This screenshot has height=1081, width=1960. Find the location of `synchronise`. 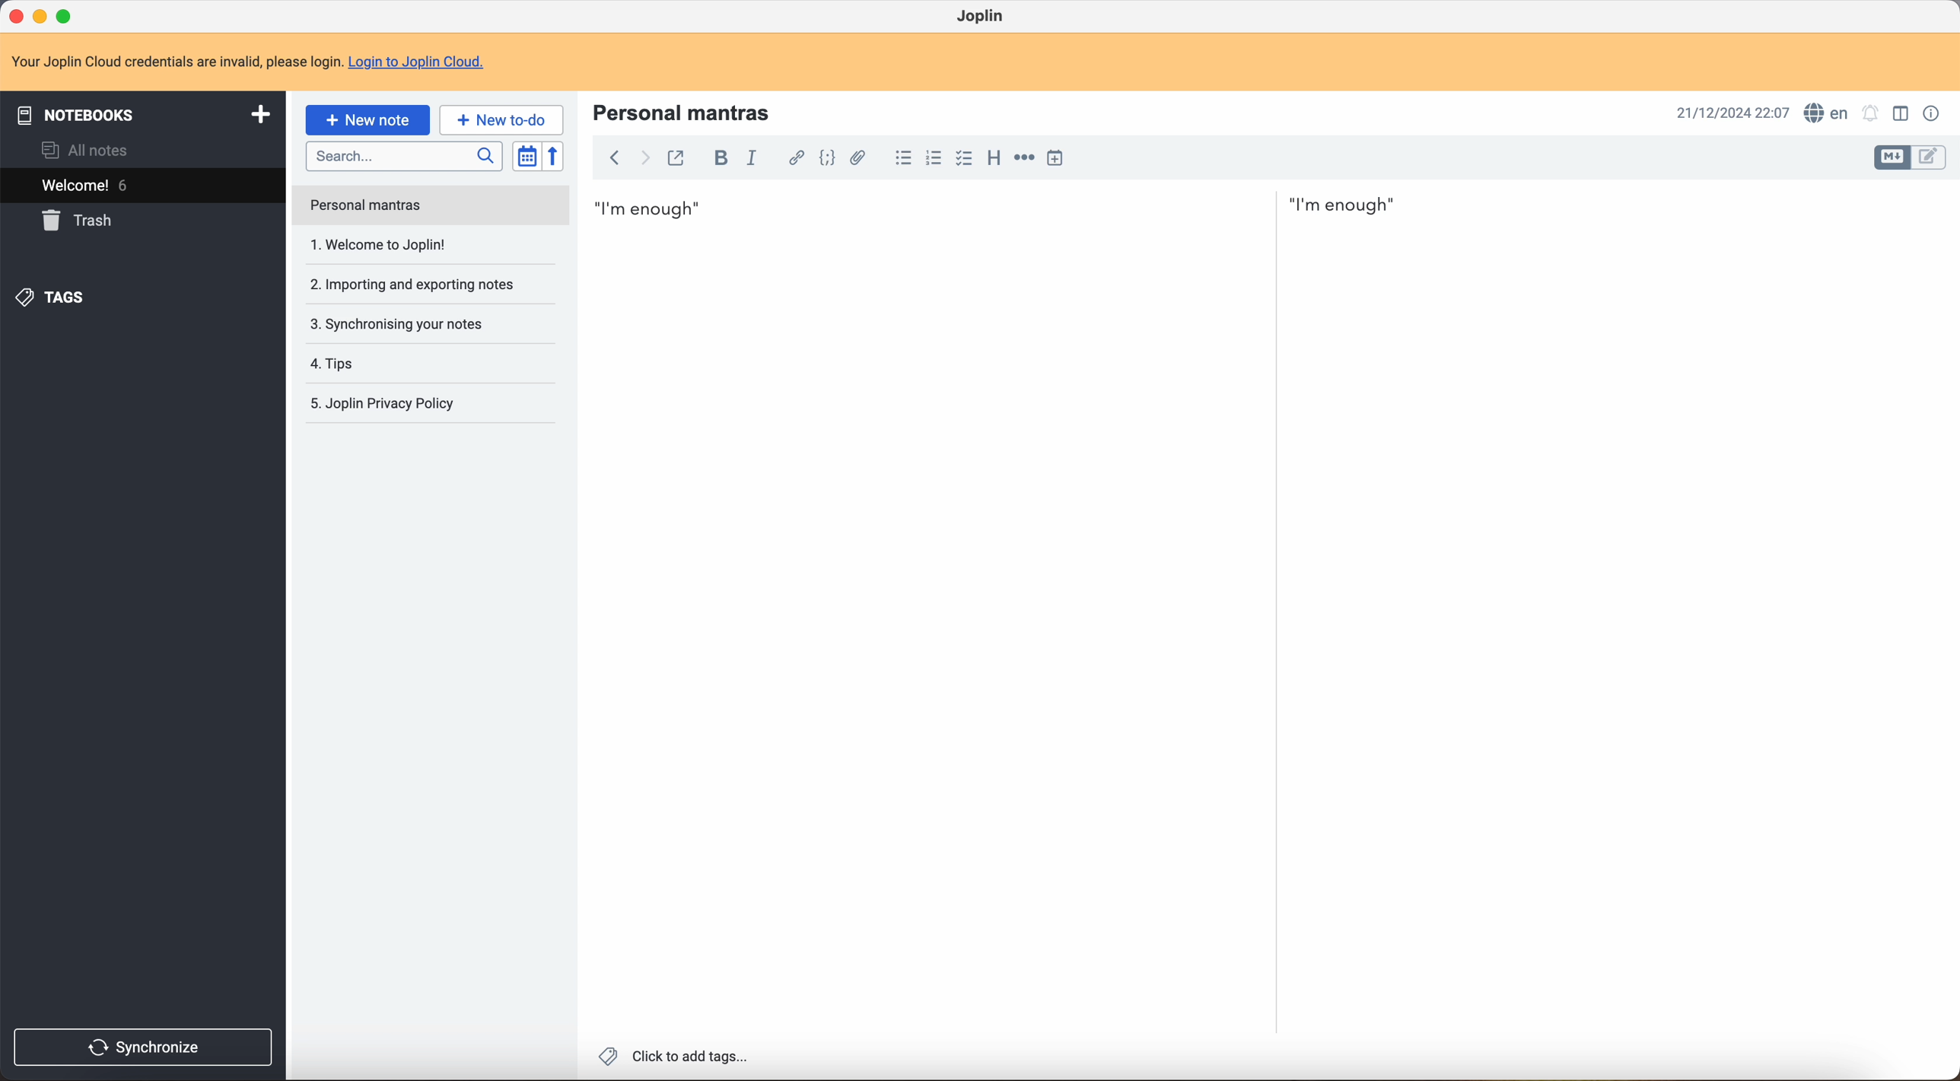

synchronise is located at coordinates (148, 1046).